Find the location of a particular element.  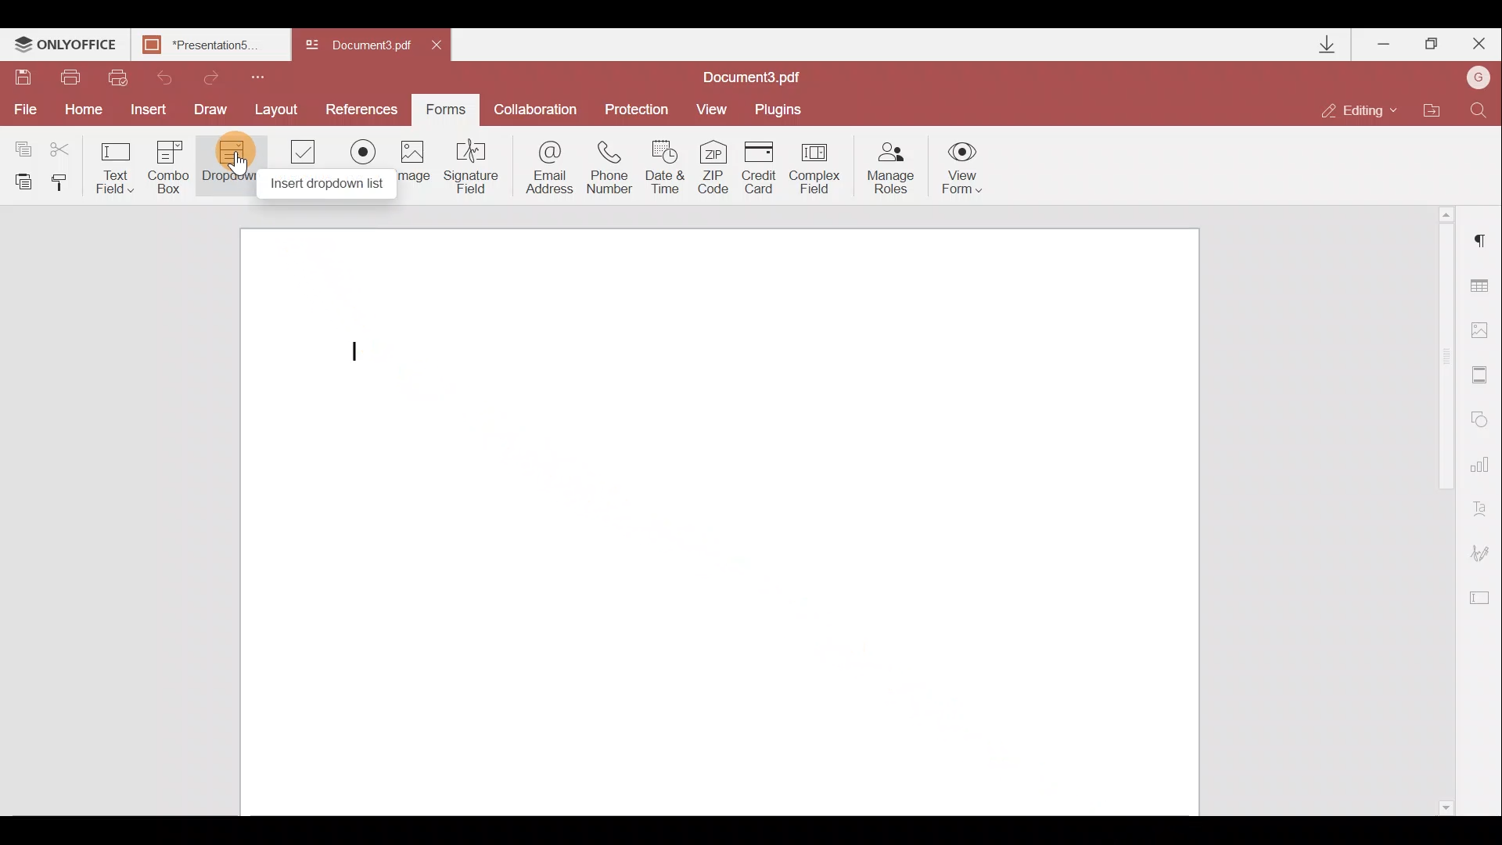

Downloads is located at coordinates (1328, 45).